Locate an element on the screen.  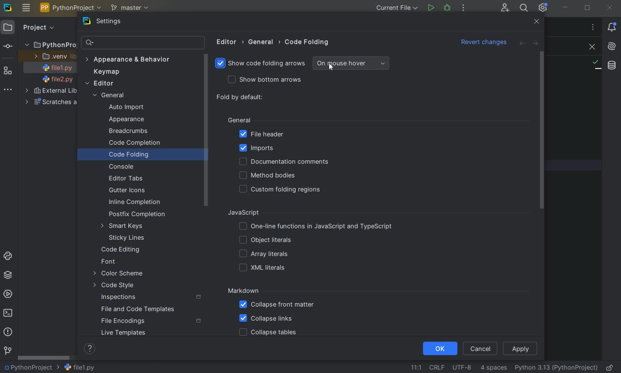
FORWARD is located at coordinates (536, 44).